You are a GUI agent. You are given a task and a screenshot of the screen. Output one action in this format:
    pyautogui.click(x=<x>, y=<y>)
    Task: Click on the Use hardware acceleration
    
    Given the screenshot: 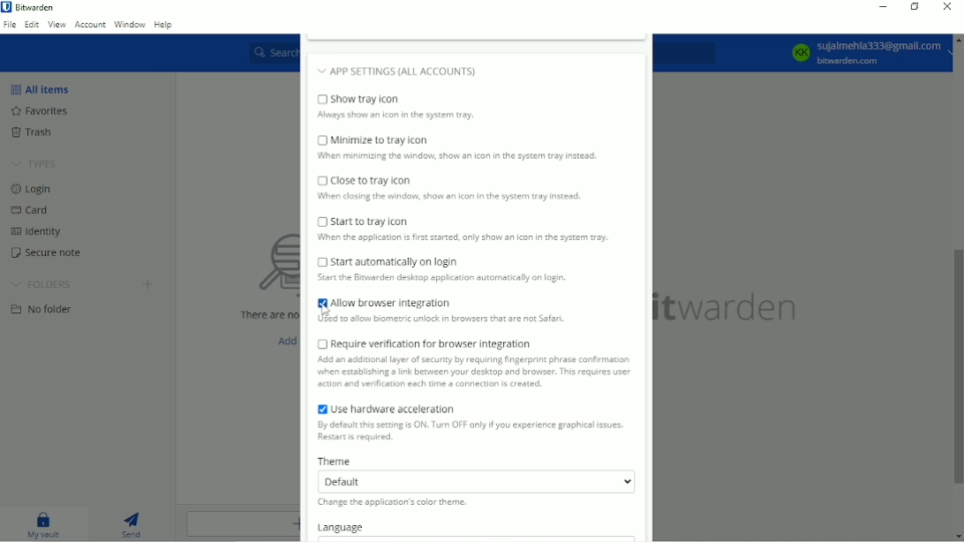 What is the action you would take?
    pyautogui.click(x=383, y=407)
    